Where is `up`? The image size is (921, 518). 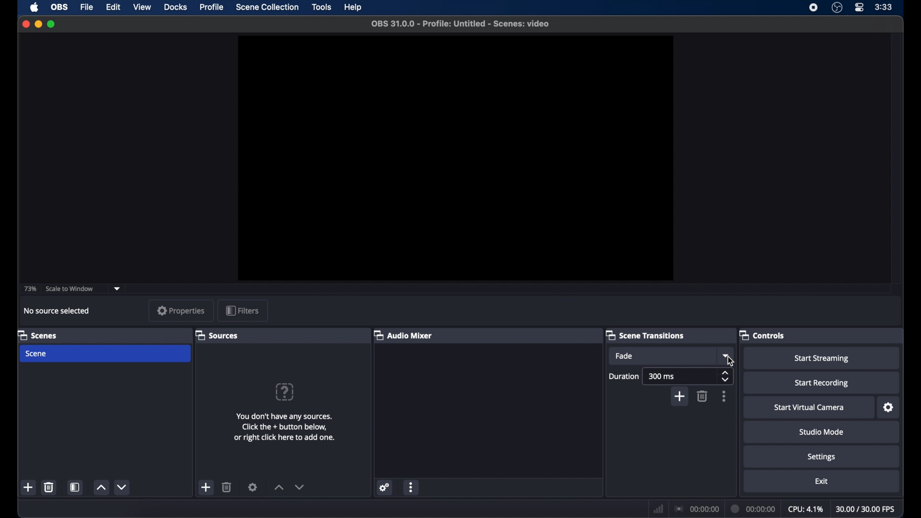 up is located at coordinates (101, 488).